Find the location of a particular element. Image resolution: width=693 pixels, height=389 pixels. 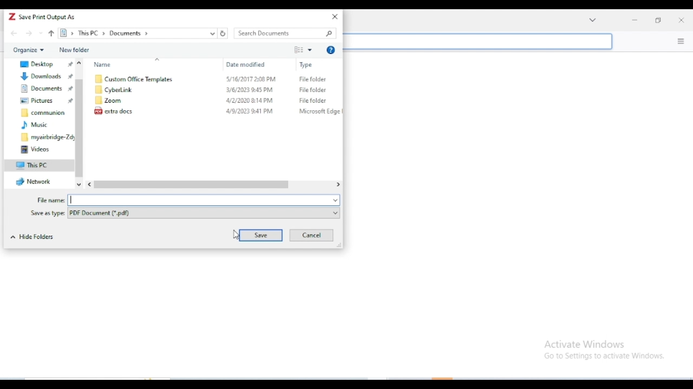

File folder is located at coordinates (315, 79).